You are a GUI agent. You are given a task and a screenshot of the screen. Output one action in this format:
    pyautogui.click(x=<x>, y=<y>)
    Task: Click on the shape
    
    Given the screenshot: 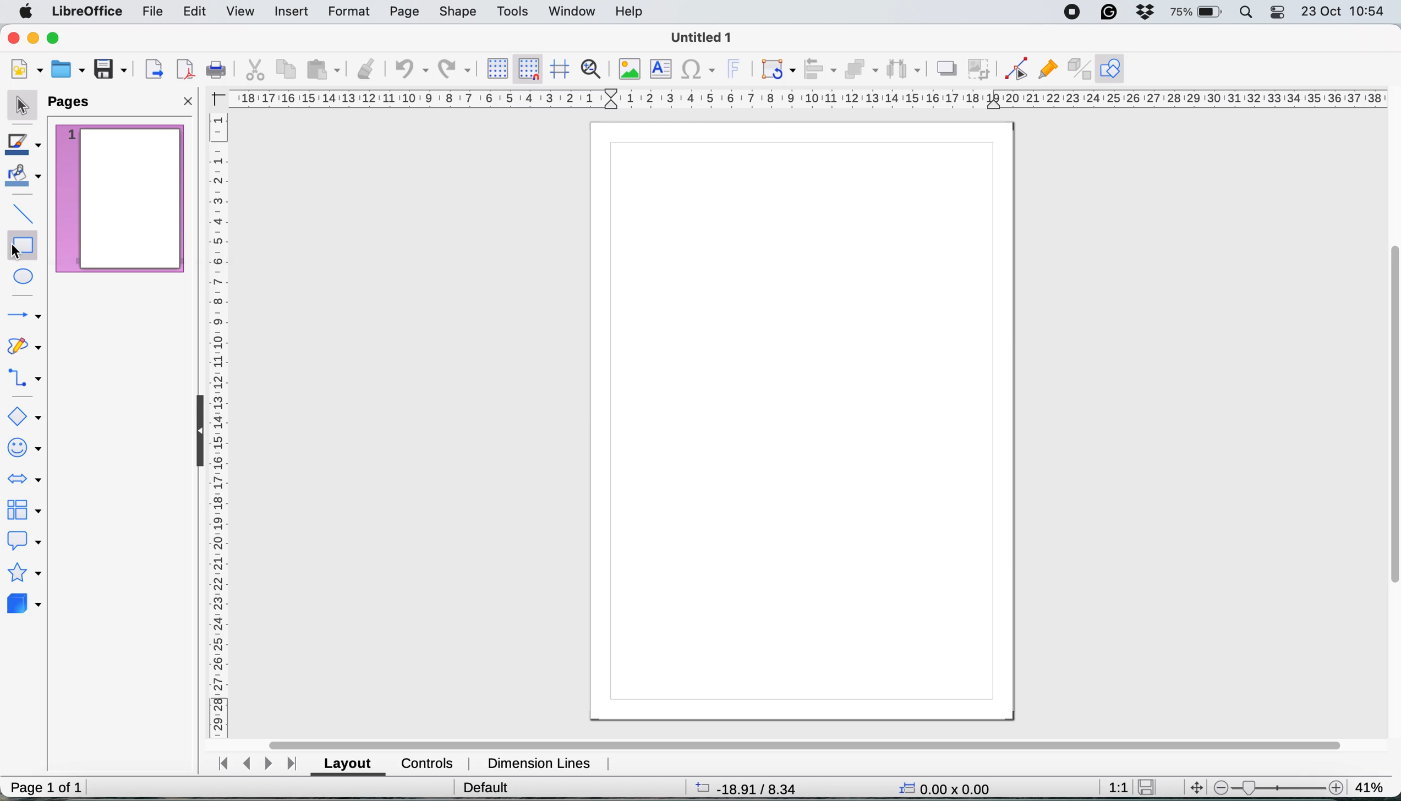 What is the action you would take?
    pyautogui.click(x=459, y=12)
    